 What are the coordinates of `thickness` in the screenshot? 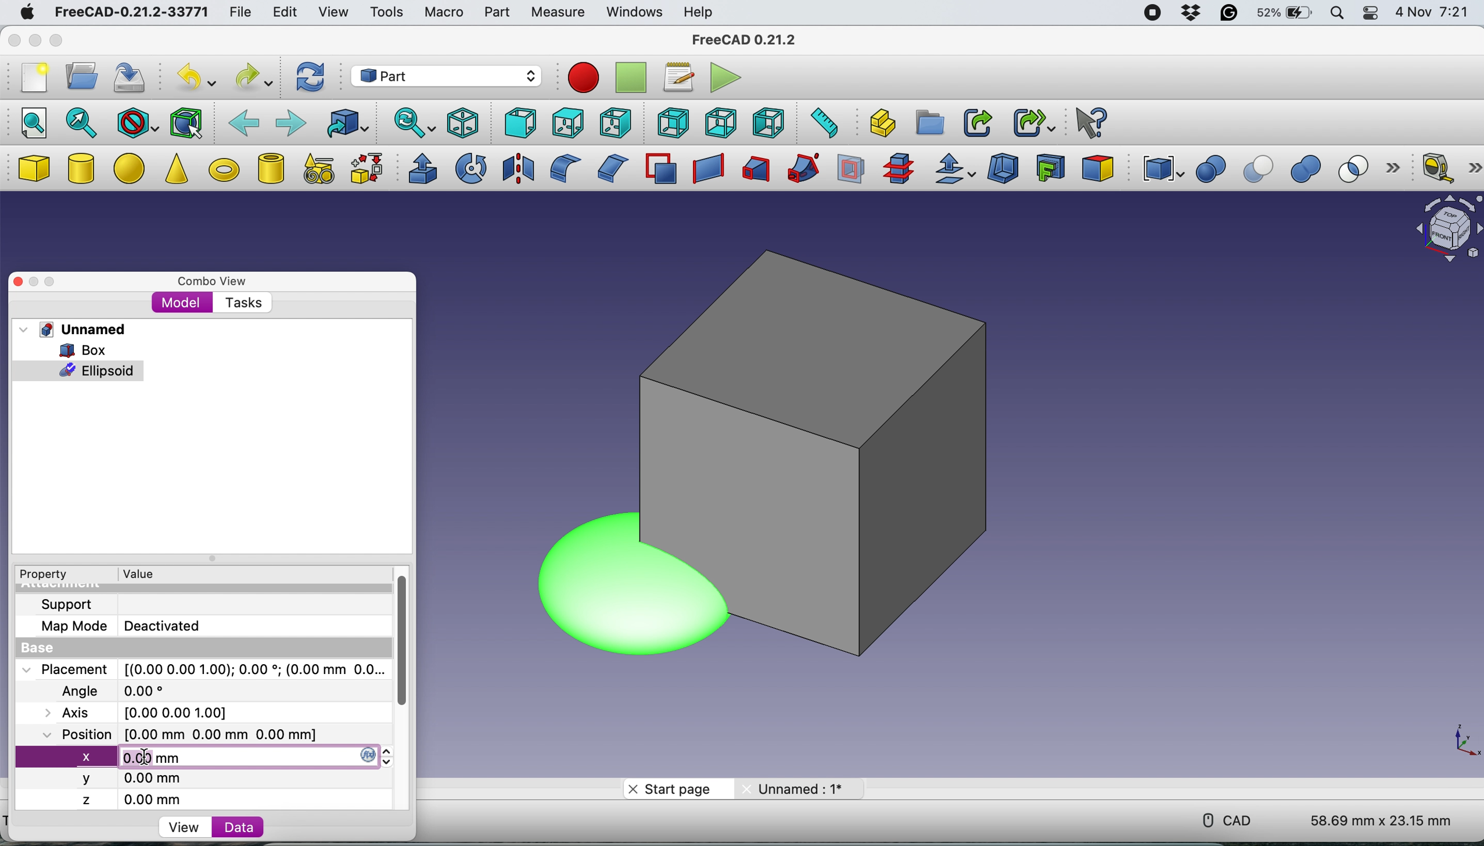 It's located at (1004, 170).